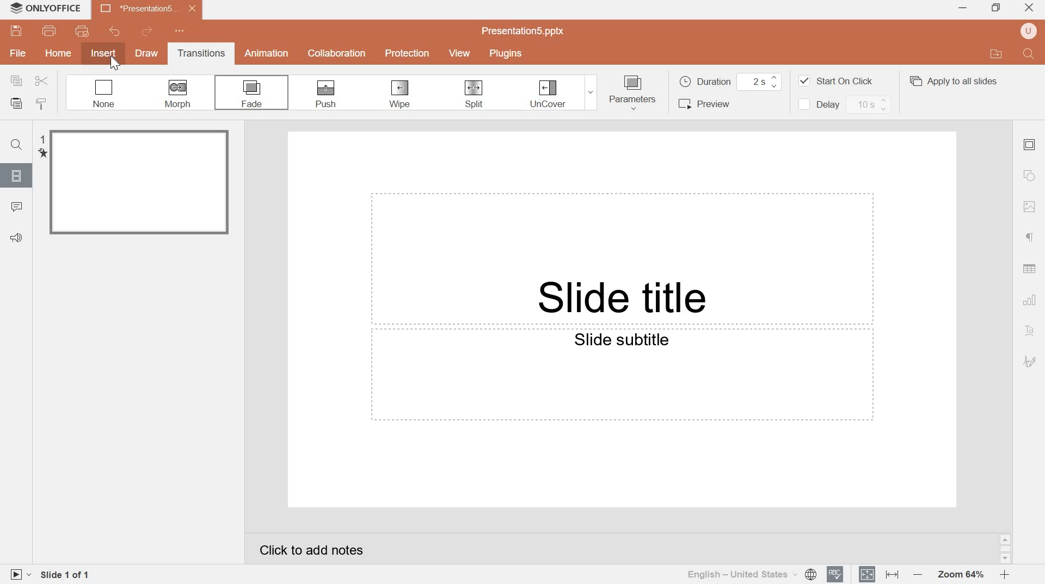 The image size is (1045, 584). Describe the element at coordinates (1029, 7) in the screenshot. I see `close` at that location.